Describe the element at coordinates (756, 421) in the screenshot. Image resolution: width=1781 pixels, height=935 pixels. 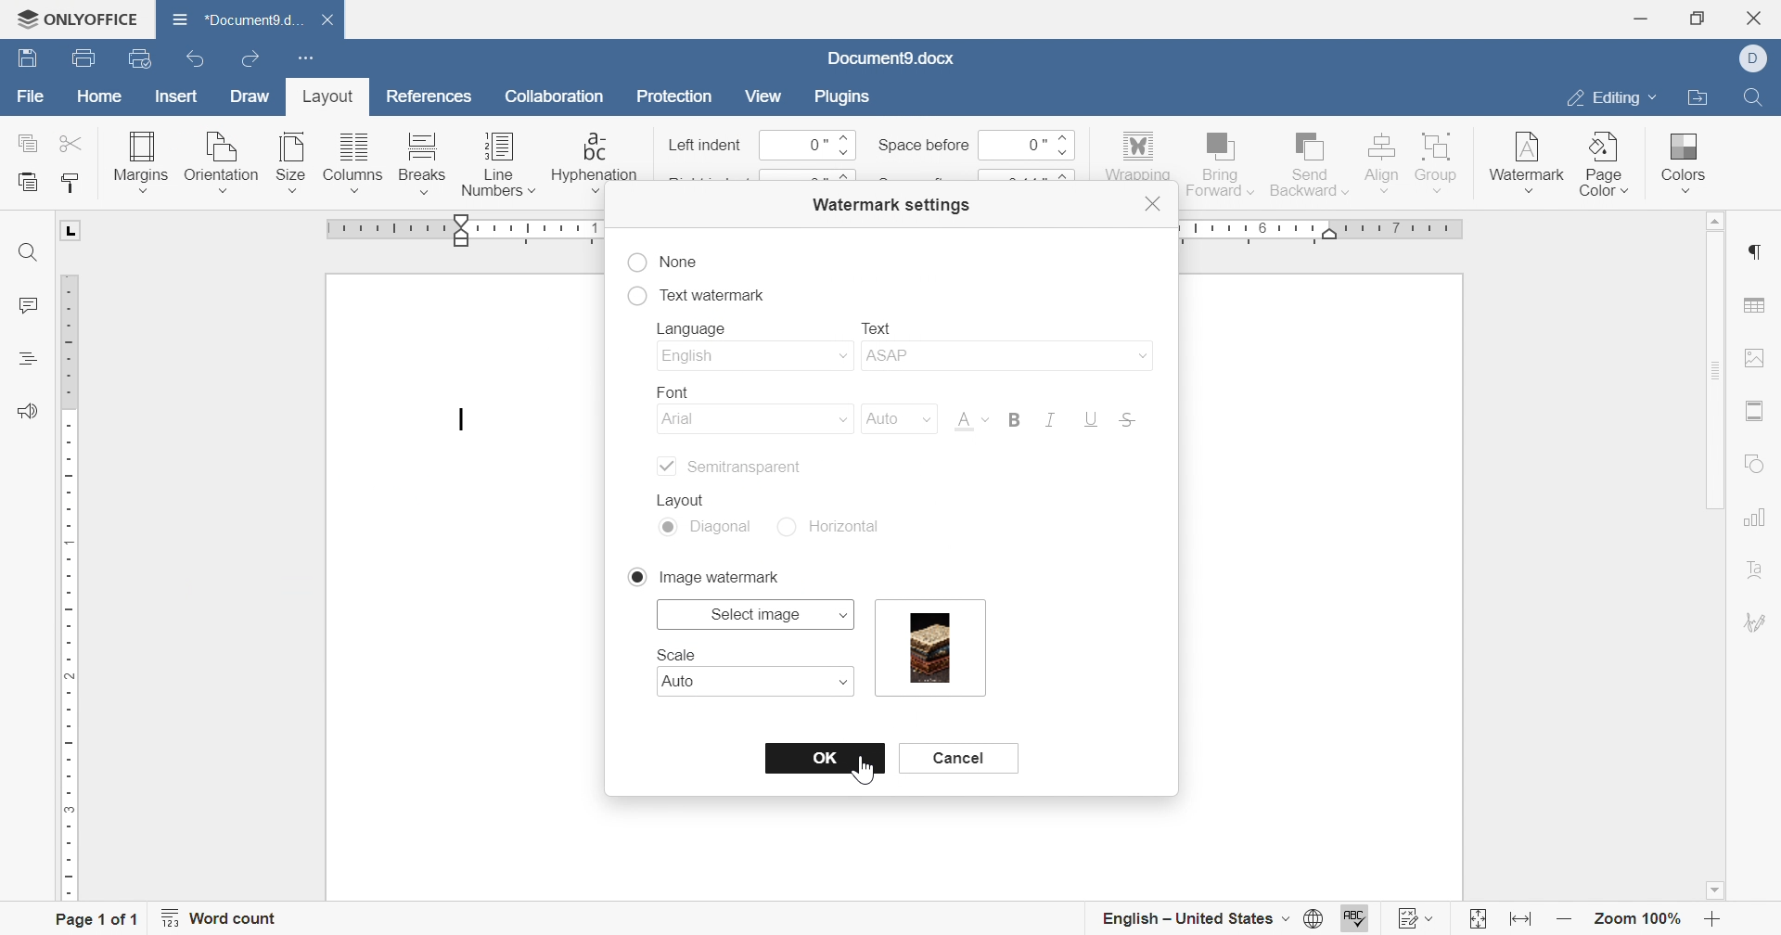
I see `arial` at that location.